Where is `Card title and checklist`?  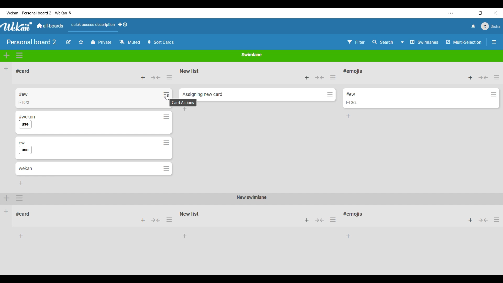
Card title and checklist is located at coordinates (24, 98).